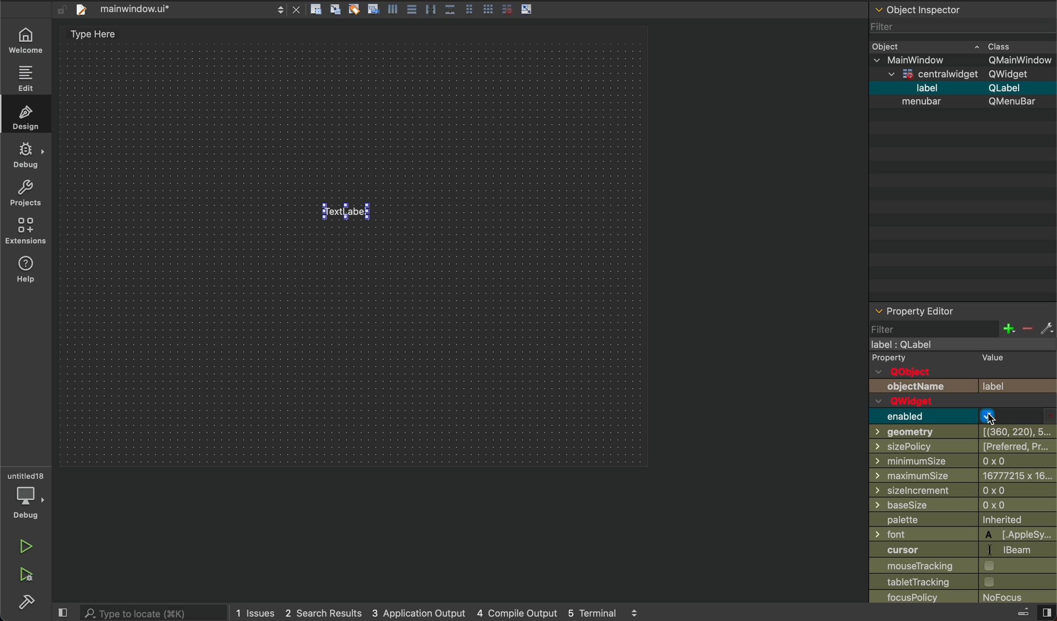  What do you see at coordinates (1020, 536) in the screenshot?
I see `applesy...` at bounding box center [1020, 536].